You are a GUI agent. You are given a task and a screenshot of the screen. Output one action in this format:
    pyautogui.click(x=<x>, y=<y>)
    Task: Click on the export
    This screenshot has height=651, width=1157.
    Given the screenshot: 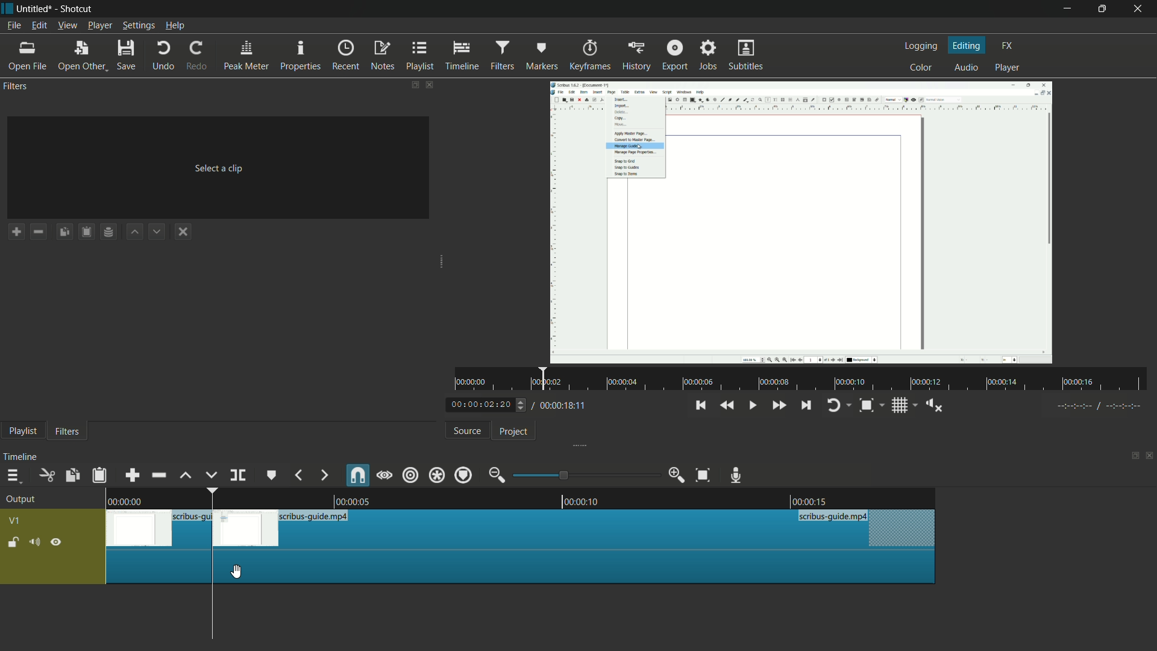 What is the action you would take?
    pyautogui.click(x=675, y=56)
    